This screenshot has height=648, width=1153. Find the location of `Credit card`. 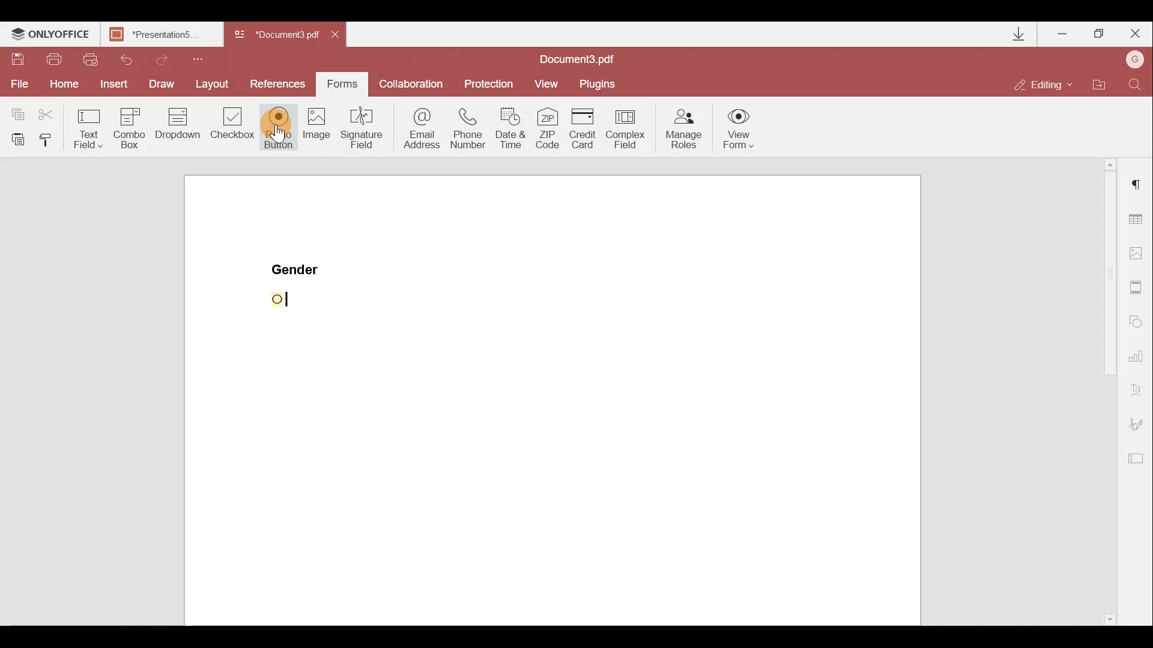

Credit card is located at coordinates (583, 125).